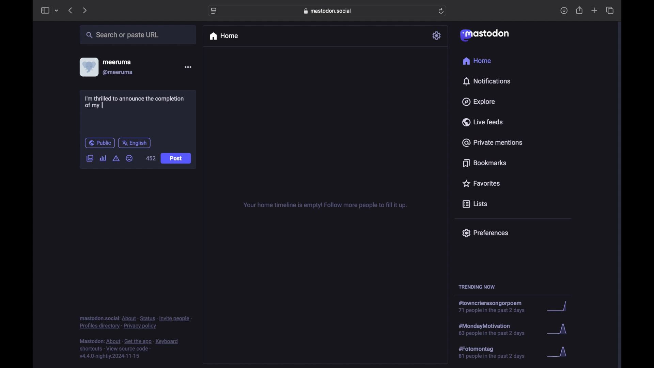 This screenshot has height=368, width=654. I want to click on hashtag trend, so click(494, 307).